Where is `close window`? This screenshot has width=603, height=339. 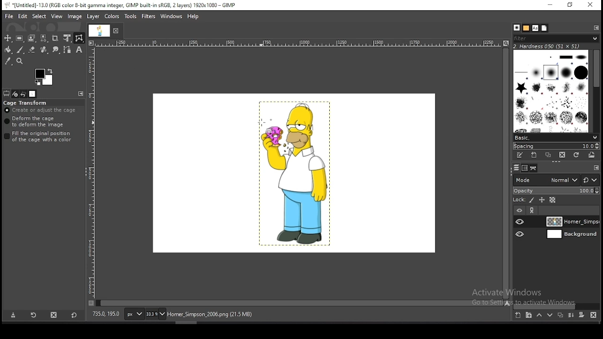 close window is located at coordinates (590, 6).